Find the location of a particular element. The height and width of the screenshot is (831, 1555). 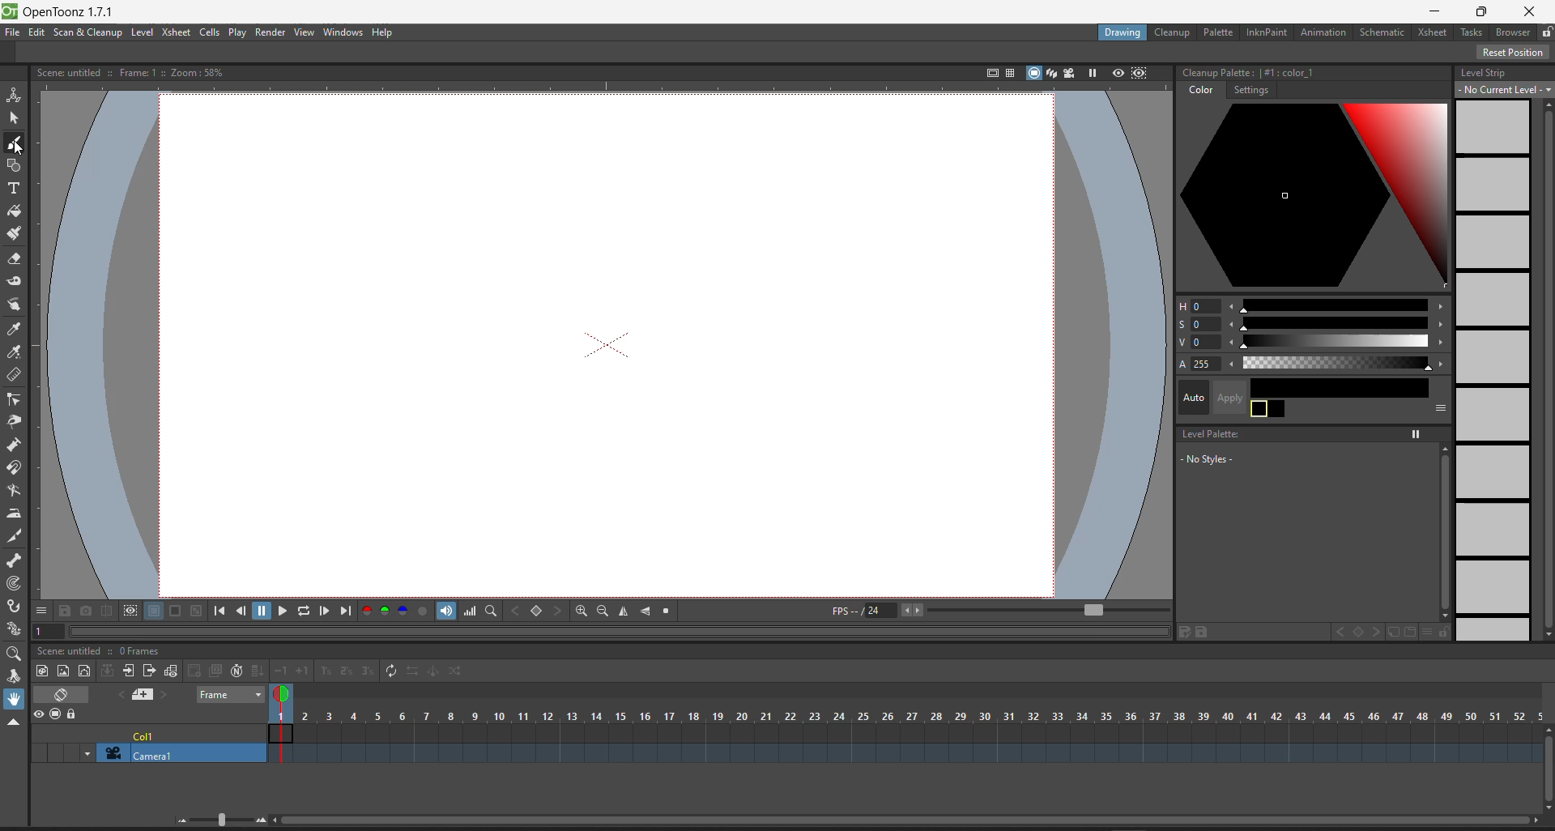

level strip is located at coordinates (1490, 74).